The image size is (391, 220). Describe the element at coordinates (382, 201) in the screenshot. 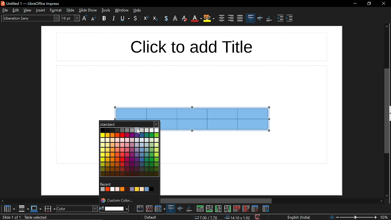

I see `move right` at that location.